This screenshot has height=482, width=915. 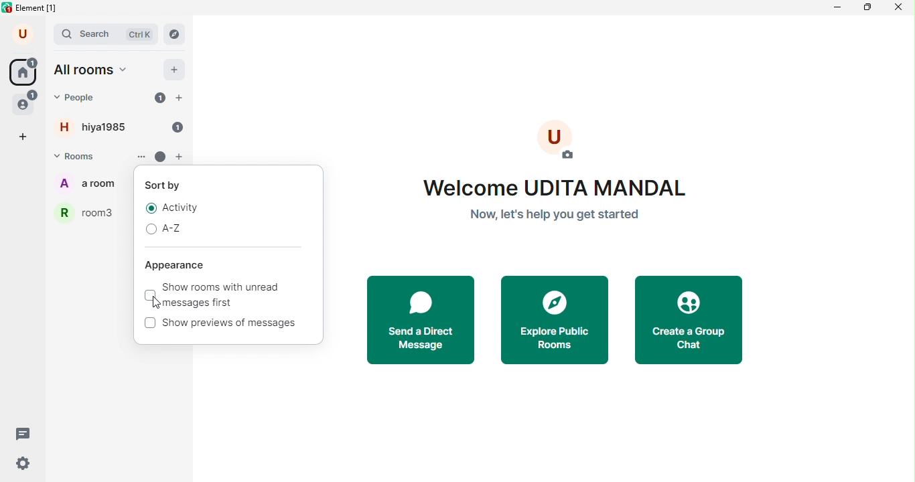 What do you see at coordinates (175, 33) in the screenshot?
I see `navigator` at bounding box center [175, 33].